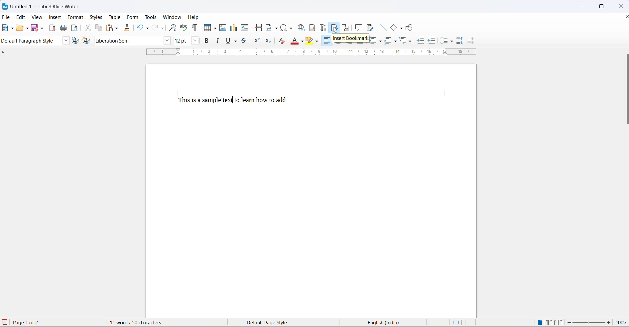 This screenshot has width=629, height=327. I want to click on vertical scrollbar, so click(625, 89).